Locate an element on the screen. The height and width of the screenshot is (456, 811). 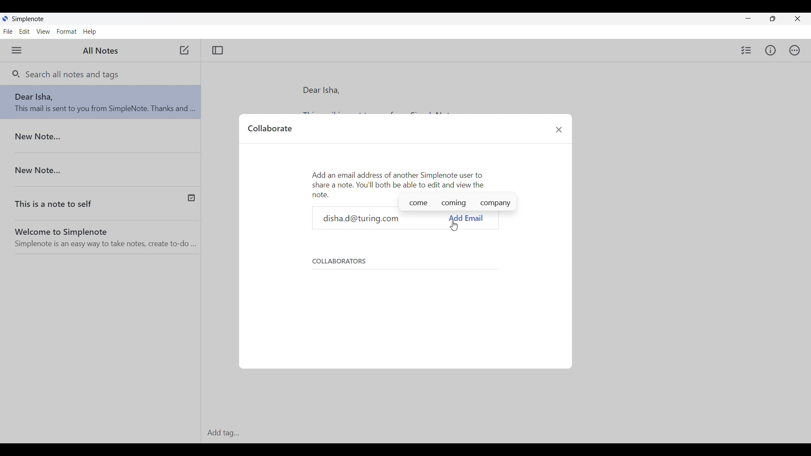
Menu is located at coordinates (16, 50).